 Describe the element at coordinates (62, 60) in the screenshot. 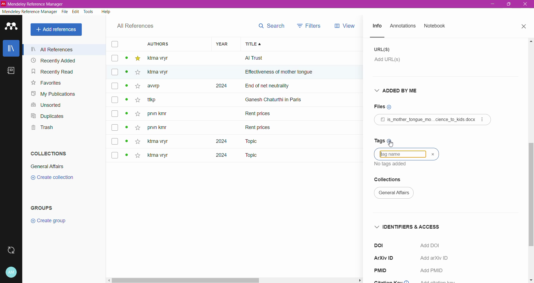

I see `Recently Added` at that location.